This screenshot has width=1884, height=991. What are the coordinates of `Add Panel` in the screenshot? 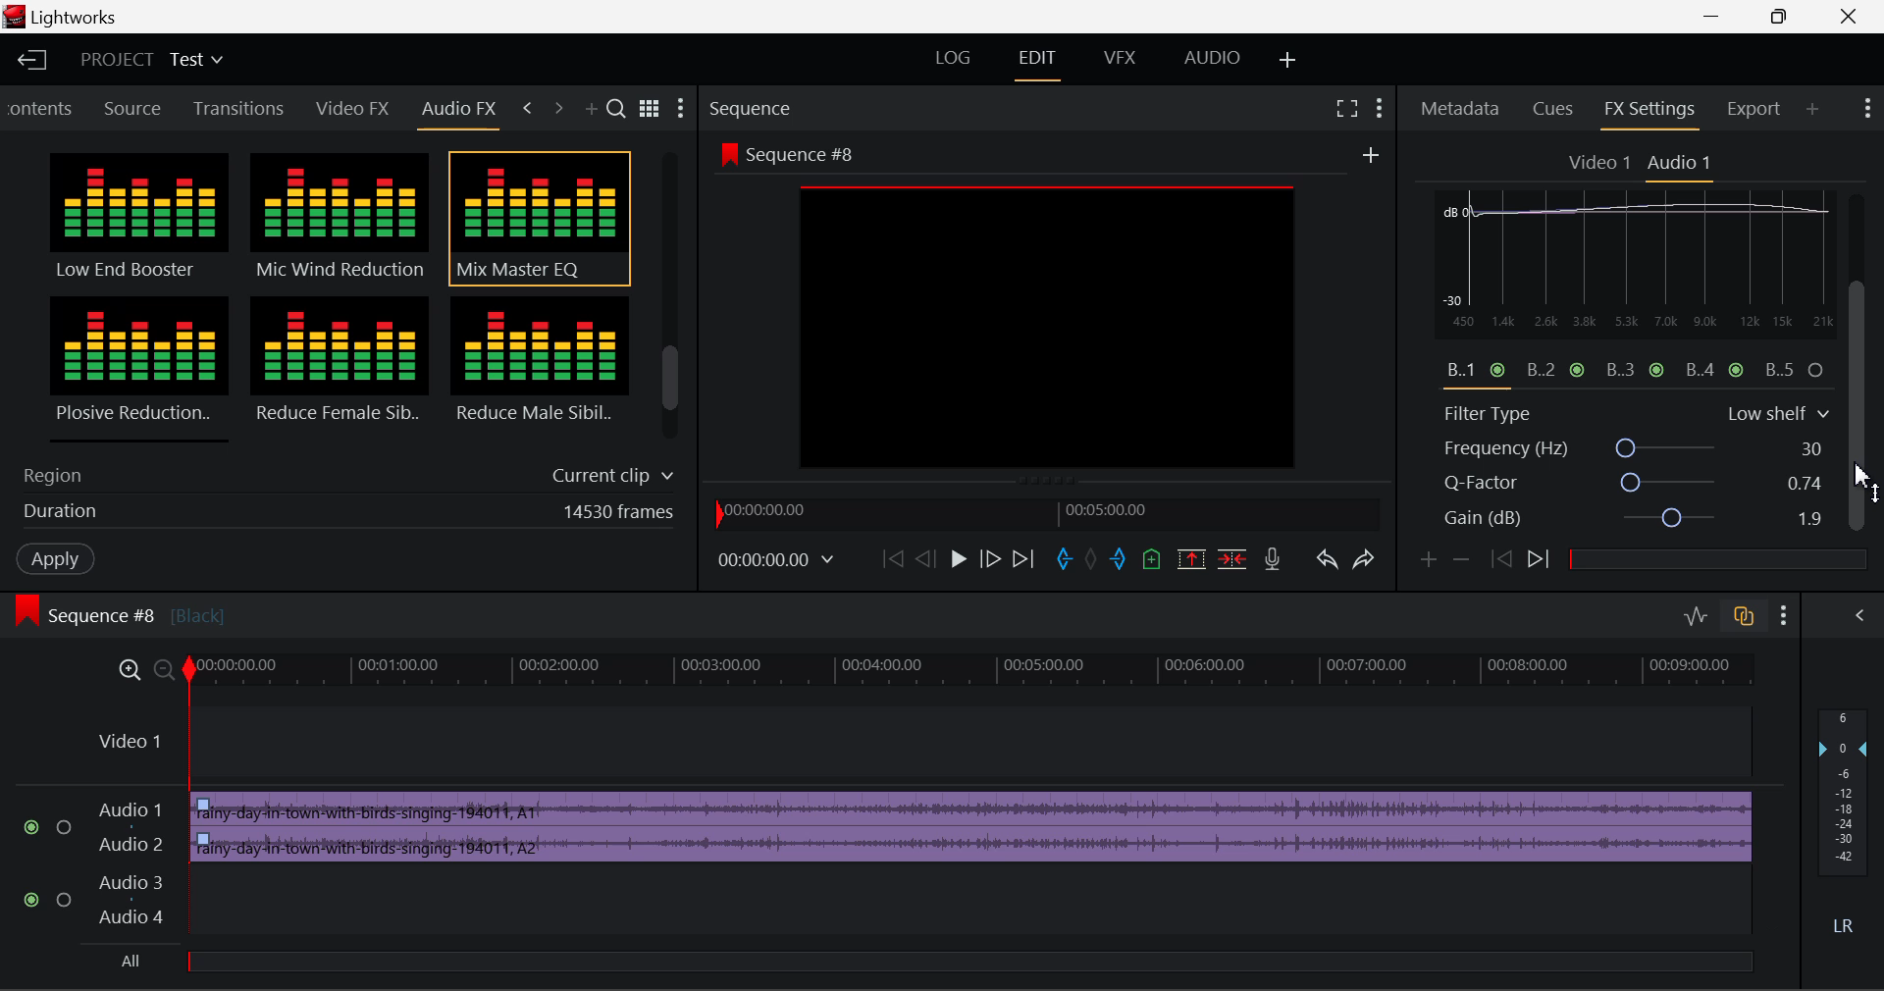 It's located at (594, 111).